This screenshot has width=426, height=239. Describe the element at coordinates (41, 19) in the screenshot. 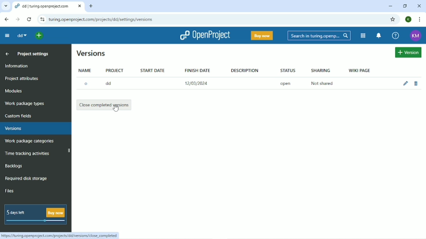

I see `reload` at that location.